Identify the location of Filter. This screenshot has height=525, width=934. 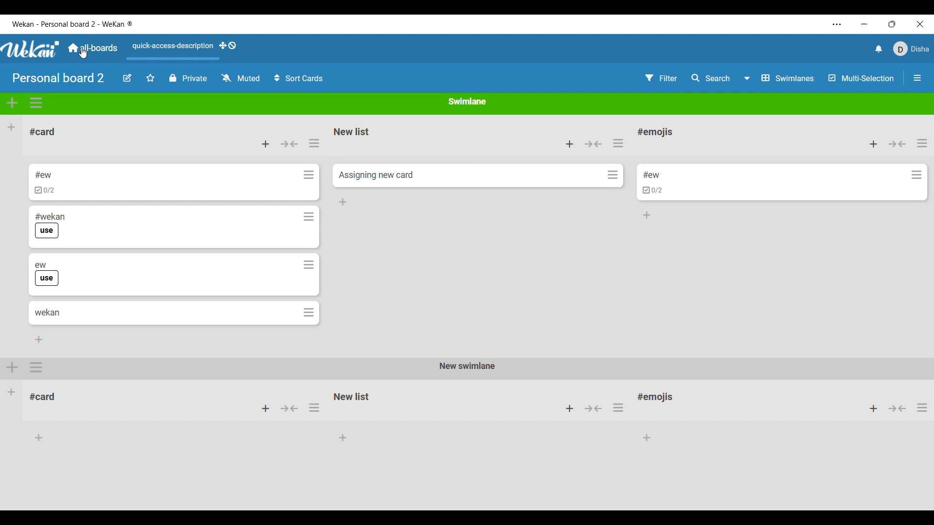
(662, 78).